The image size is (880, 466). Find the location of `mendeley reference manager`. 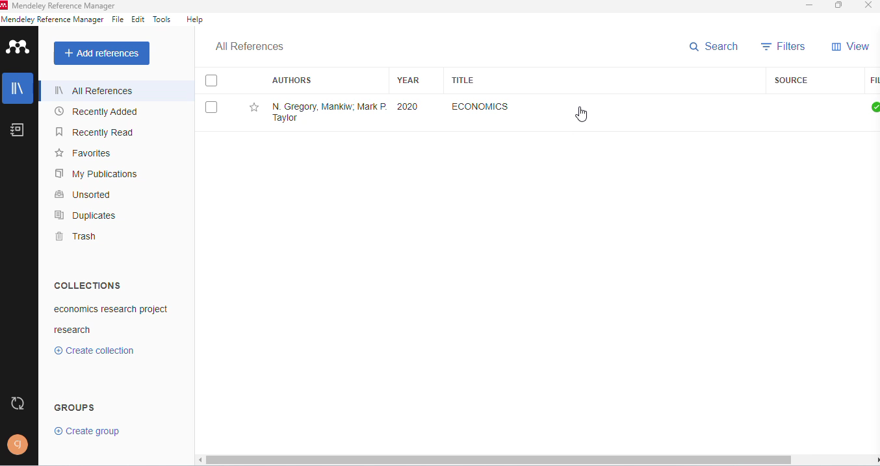

mendeley reference manager is located at coordinates (66, 6).